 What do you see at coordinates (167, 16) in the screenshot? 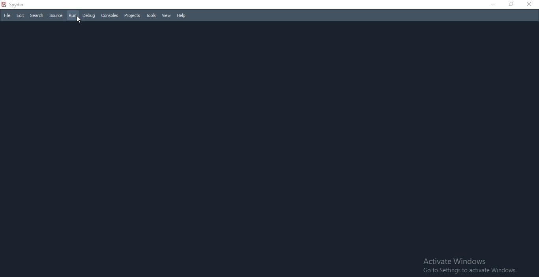
I see `View` at bounding box center [167, 16].